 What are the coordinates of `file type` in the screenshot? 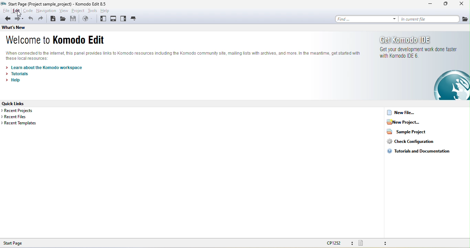 It's located at (375, 243).